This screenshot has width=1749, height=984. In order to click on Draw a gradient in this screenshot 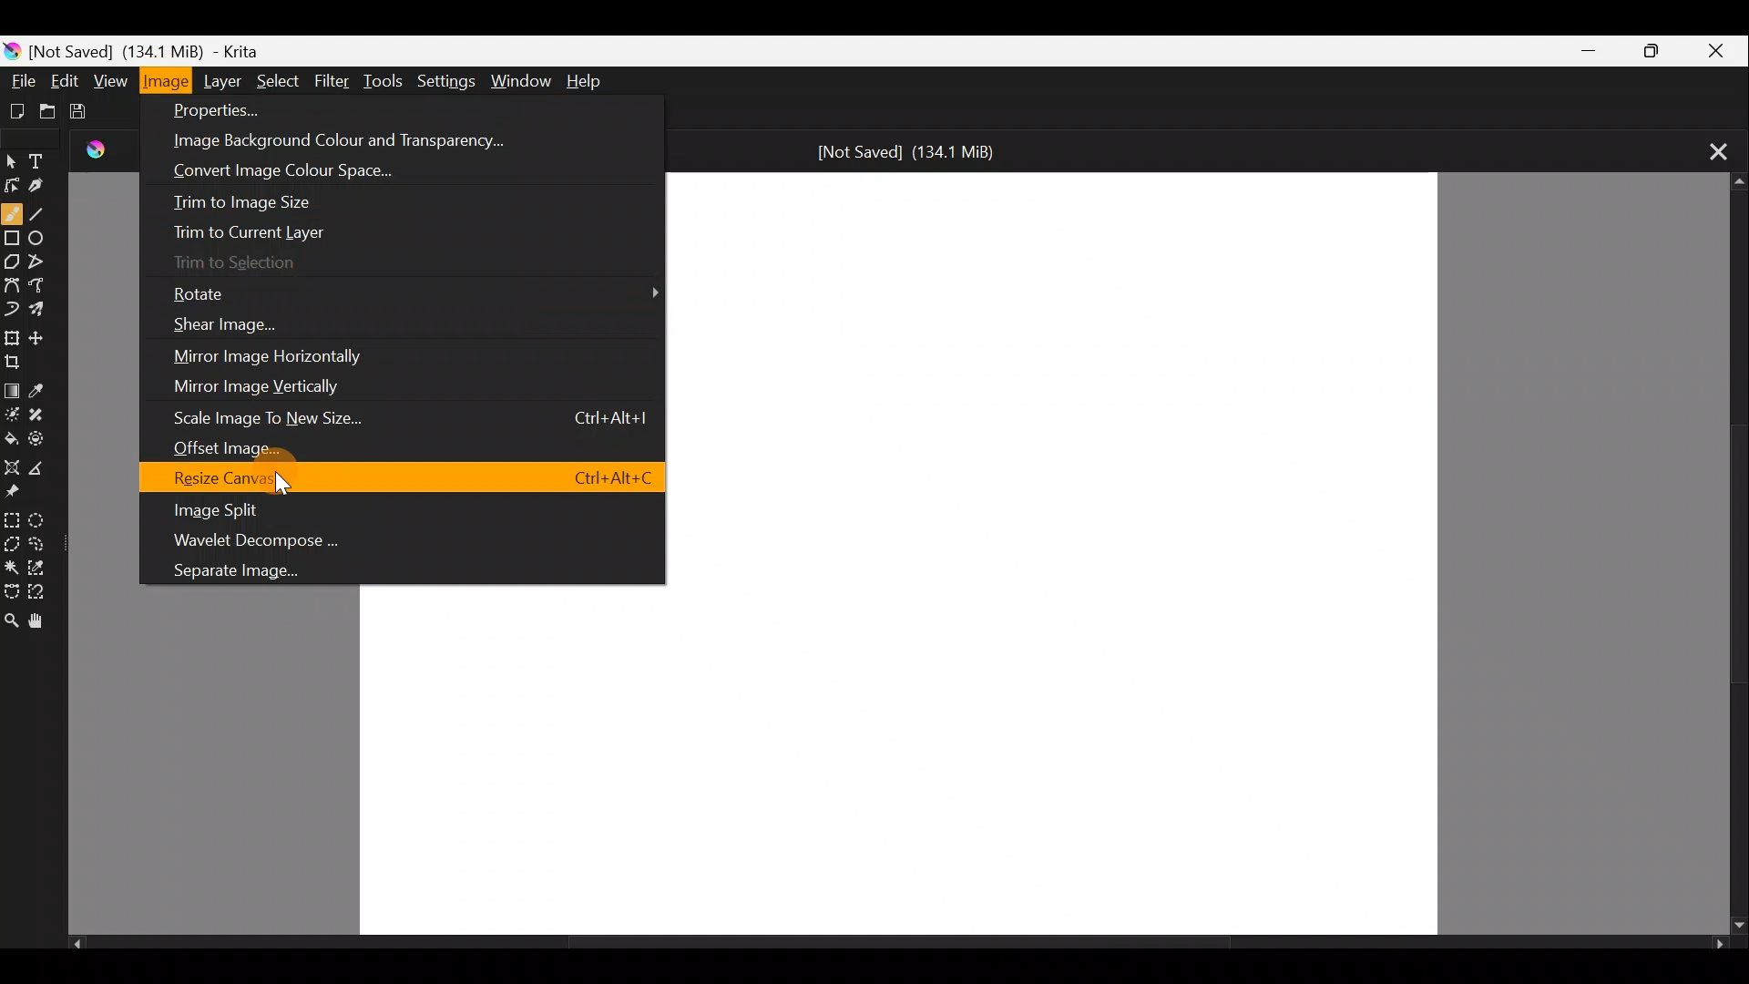, I will do `click(13, 386)`.